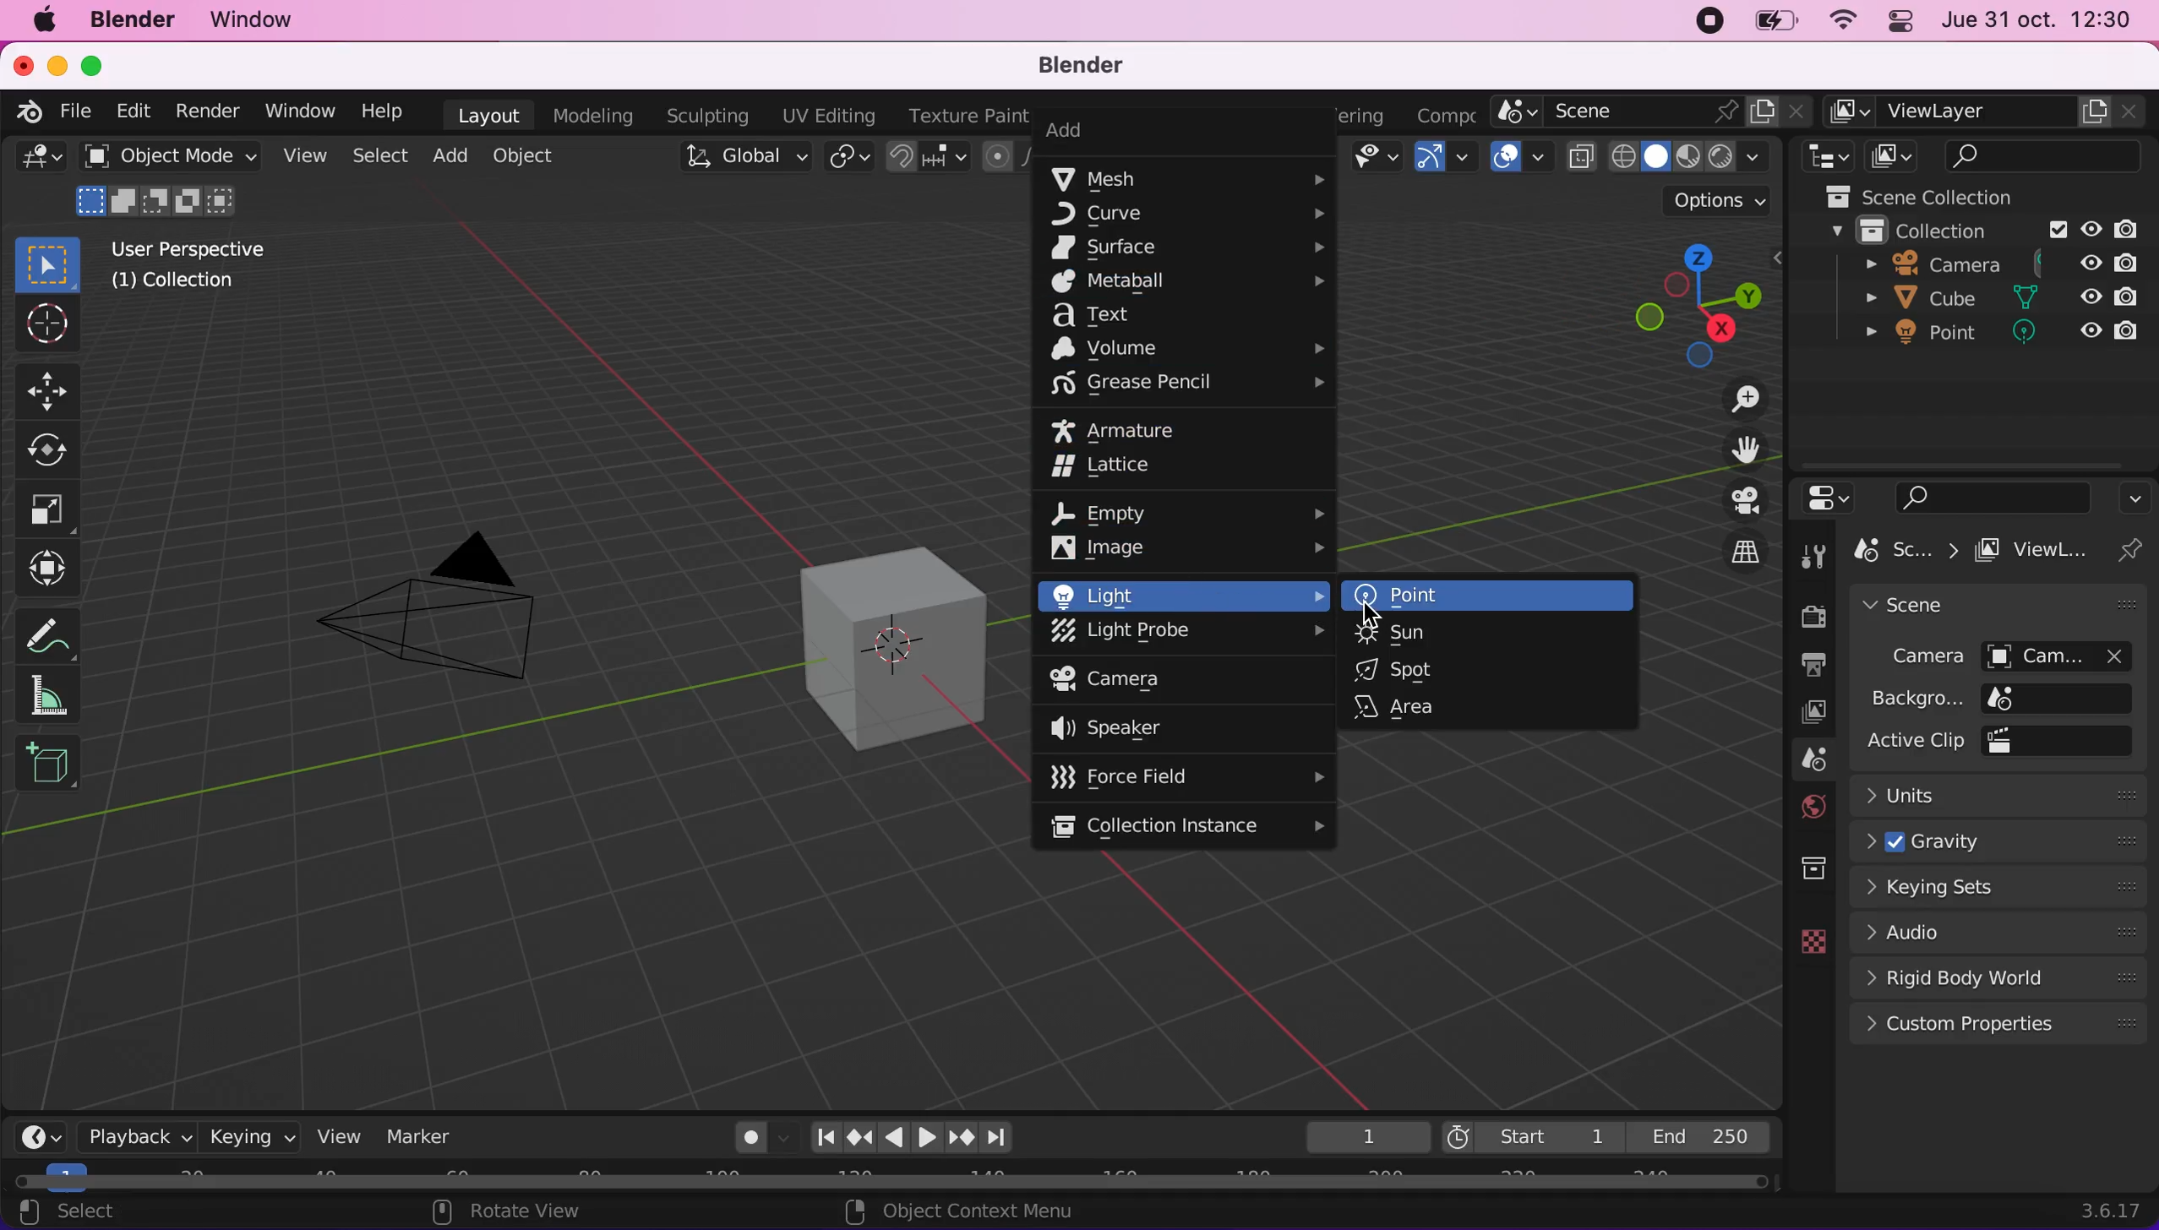 The height and width of the screenshot is (1230, 2159). I want to click on metaball, so click(1190, 281).